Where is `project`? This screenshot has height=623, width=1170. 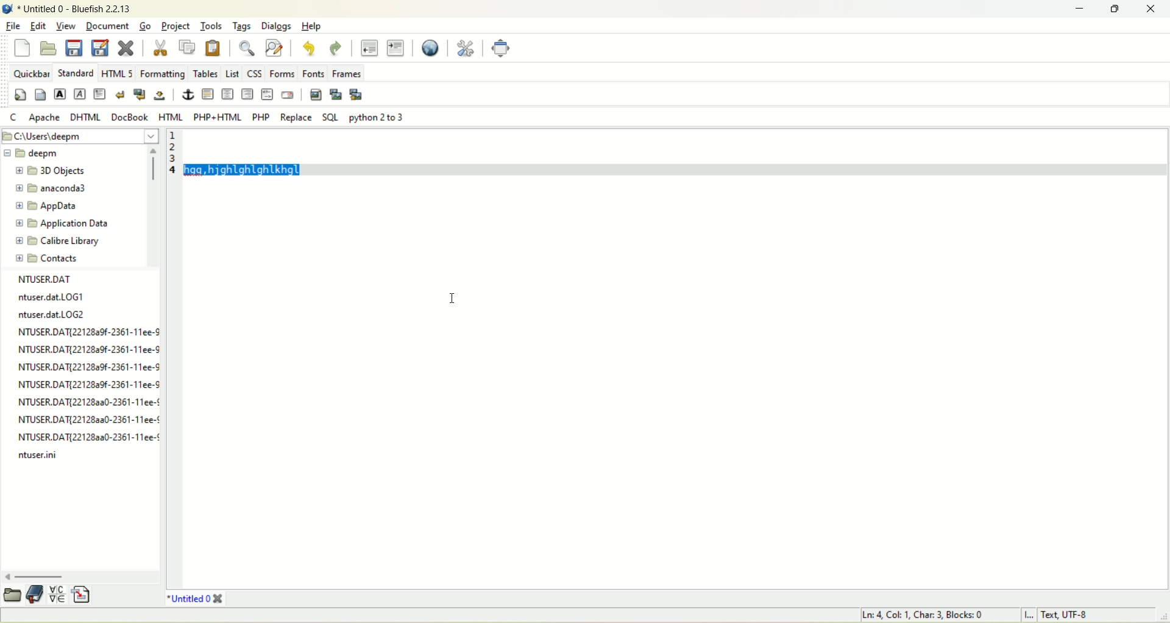
project is located at coordinates (177, 27).